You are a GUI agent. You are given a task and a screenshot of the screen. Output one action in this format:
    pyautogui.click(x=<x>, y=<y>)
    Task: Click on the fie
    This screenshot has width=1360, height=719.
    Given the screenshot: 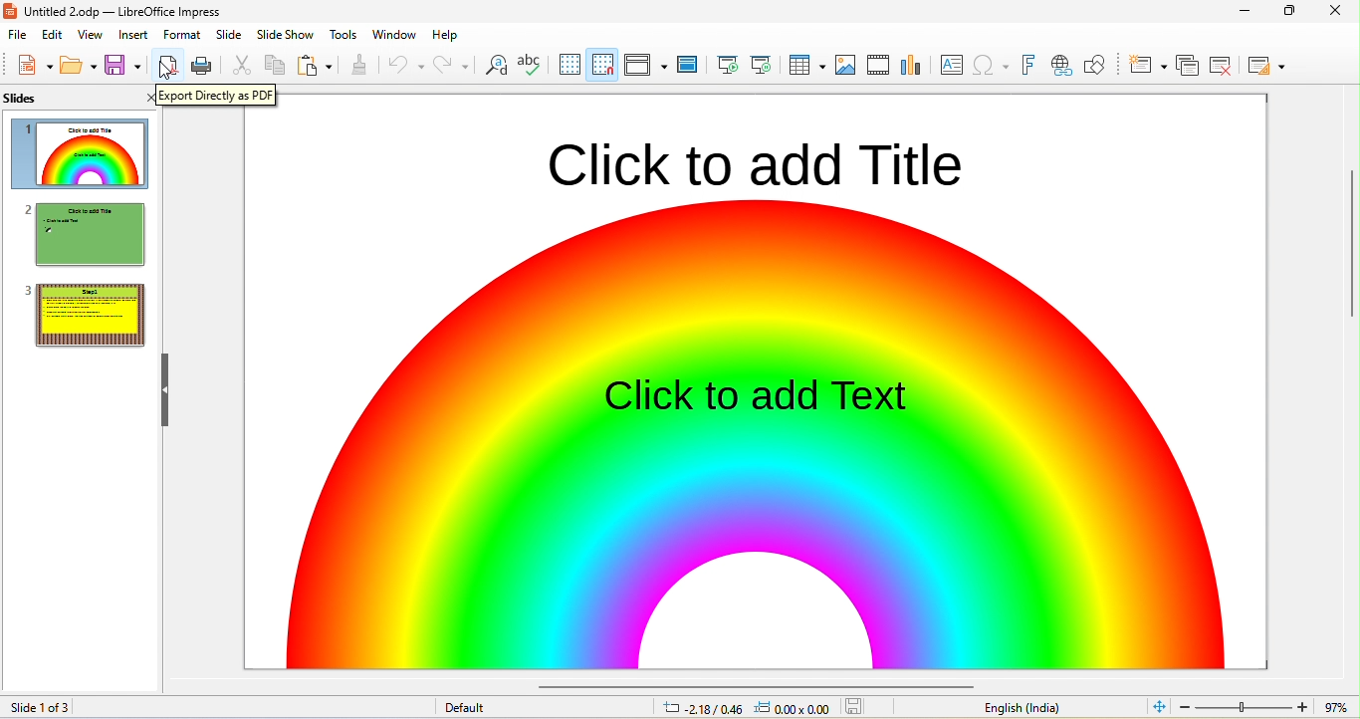 What is the action you would take?
    pyautogui.click(x=18, y=35)
    